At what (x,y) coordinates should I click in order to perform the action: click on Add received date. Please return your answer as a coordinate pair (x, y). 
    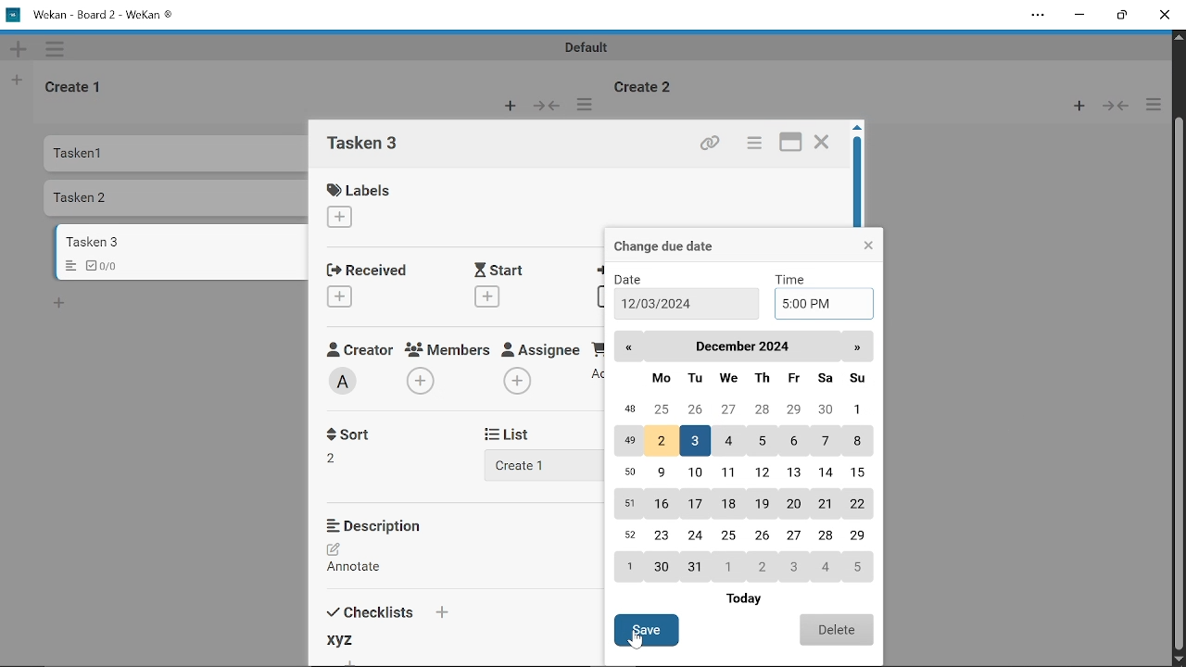
    Looking at the image, I should click on (341, 296).